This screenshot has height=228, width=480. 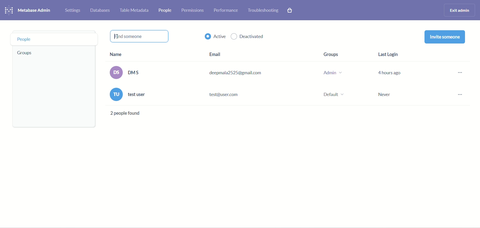 I want to click on people, so click(x=54, y=39).